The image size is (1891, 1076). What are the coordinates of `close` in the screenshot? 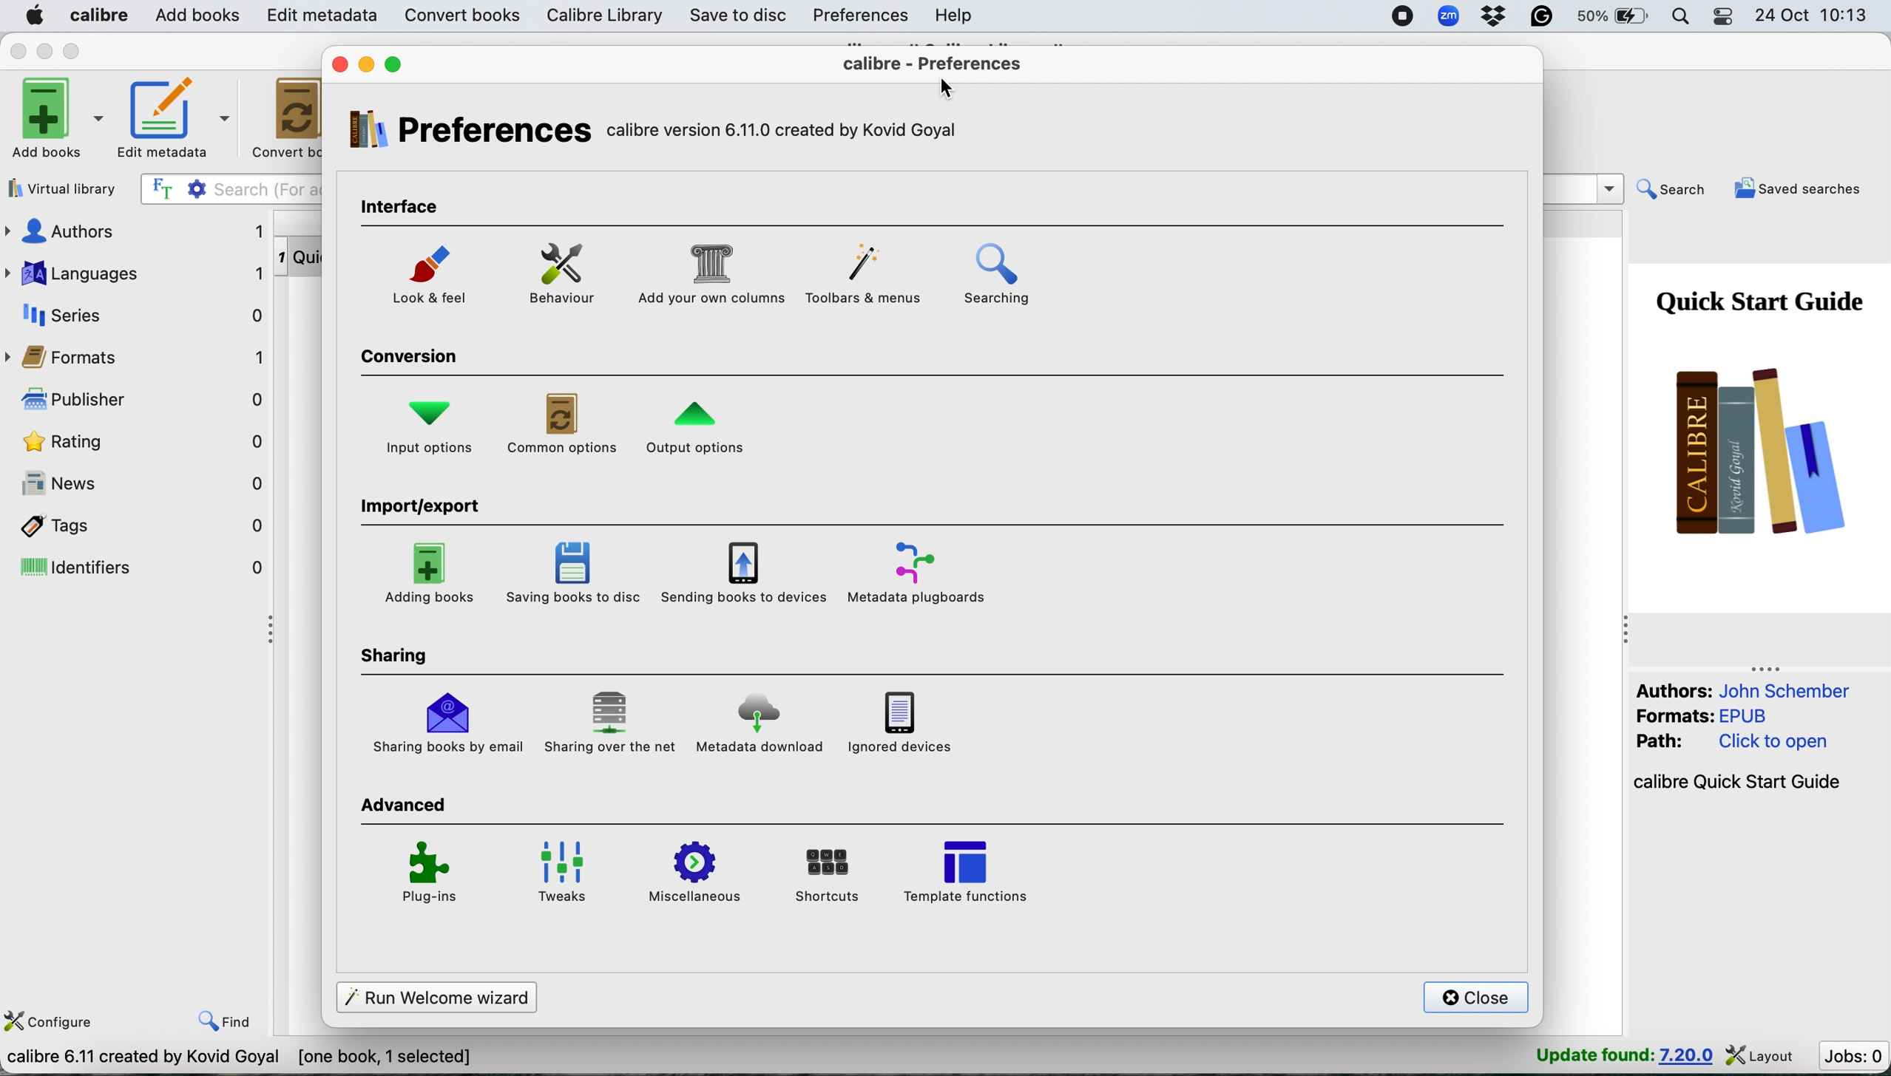 It's located at (15, 51).